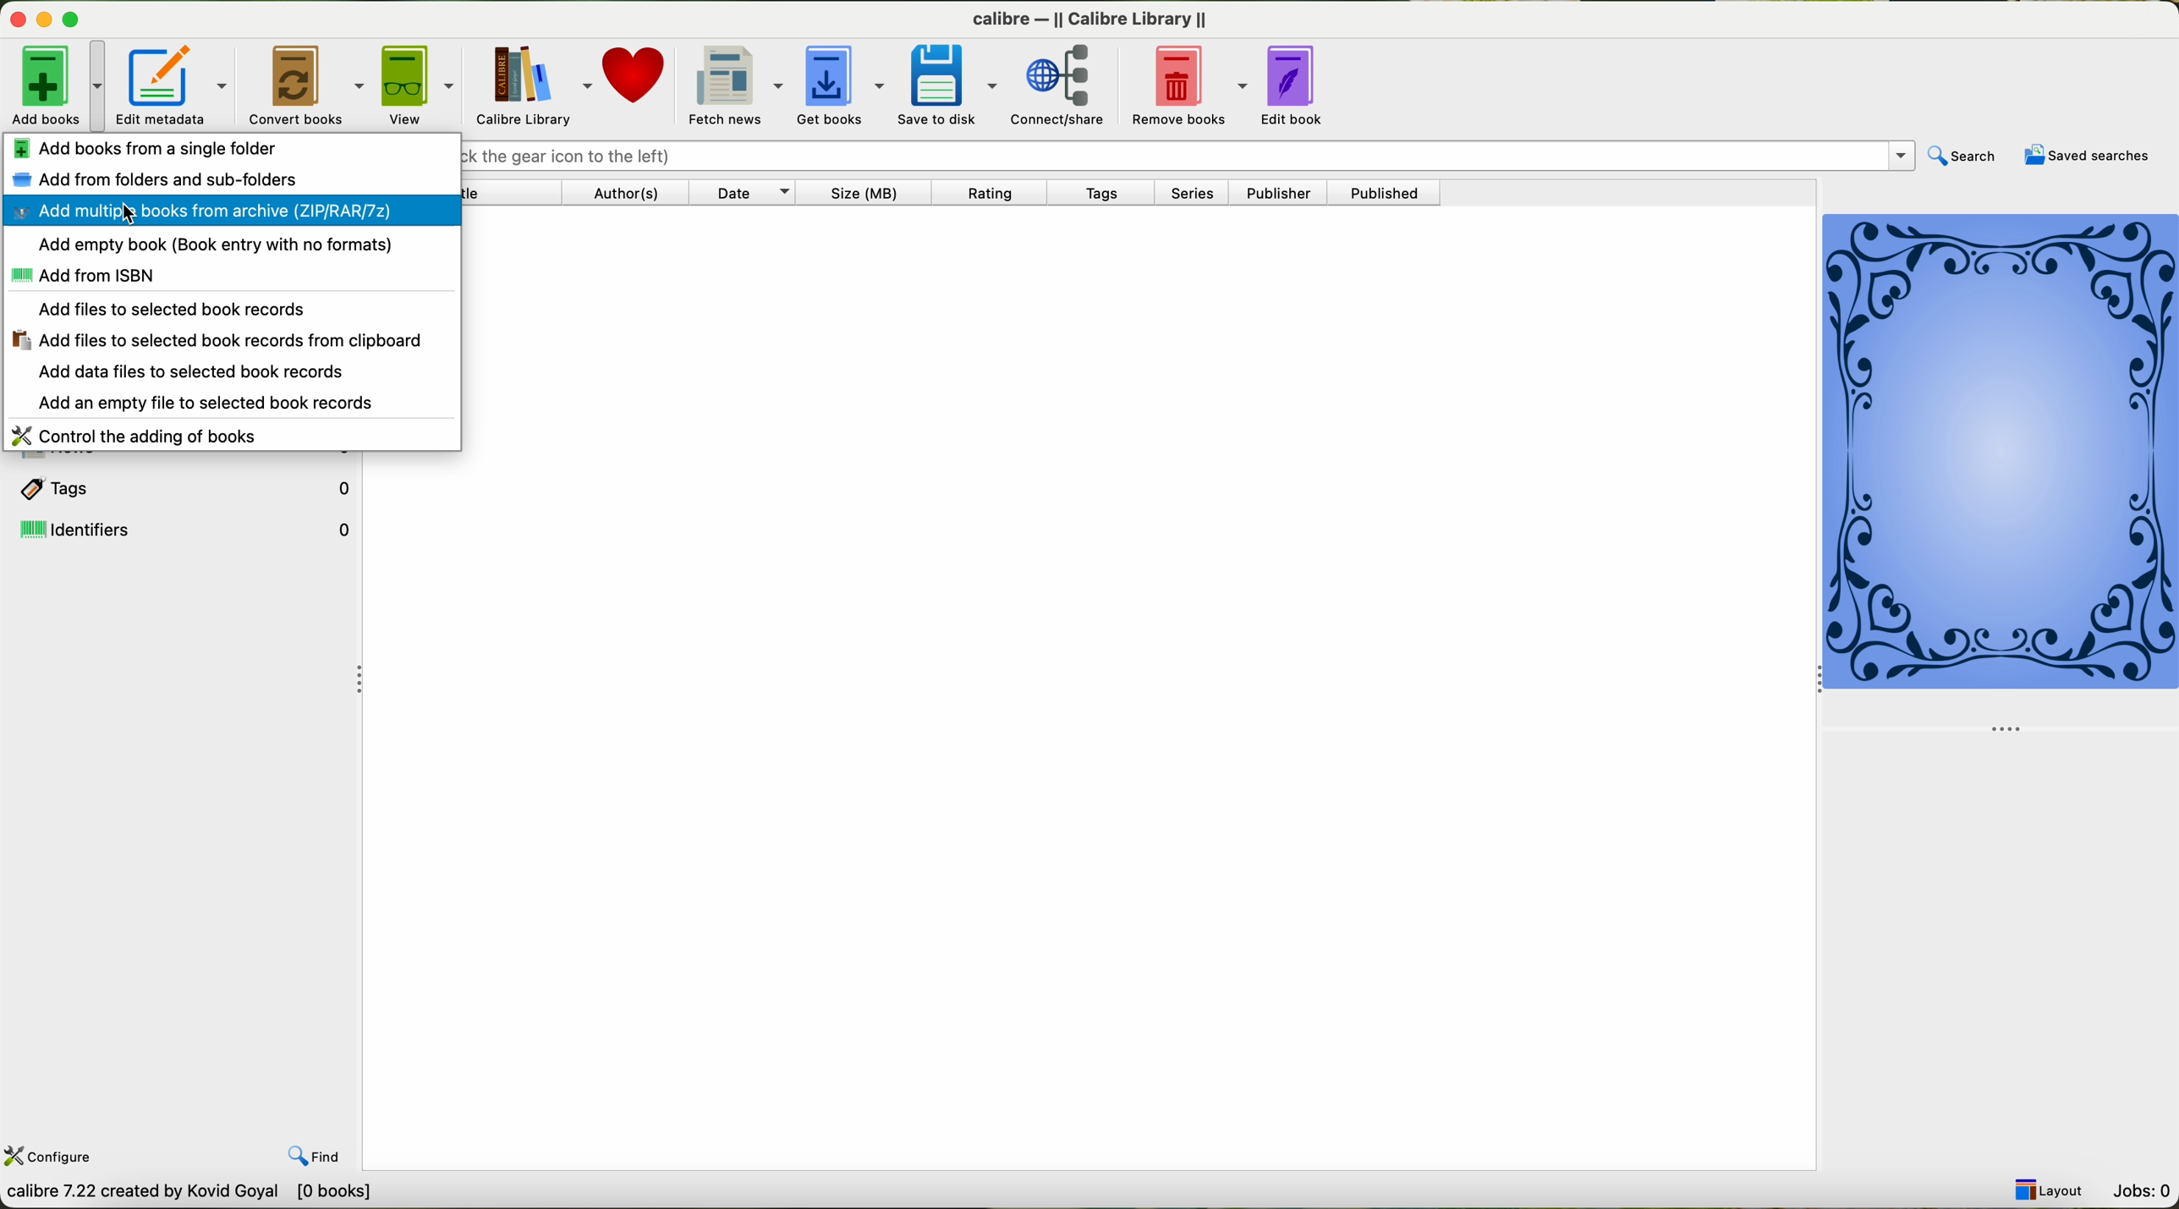 This screenshot has width=2179, height=1209. What do you see at coordinates (211, 404) in the screenshot?
I see `add an empty file` at bounding box center [211, 404].